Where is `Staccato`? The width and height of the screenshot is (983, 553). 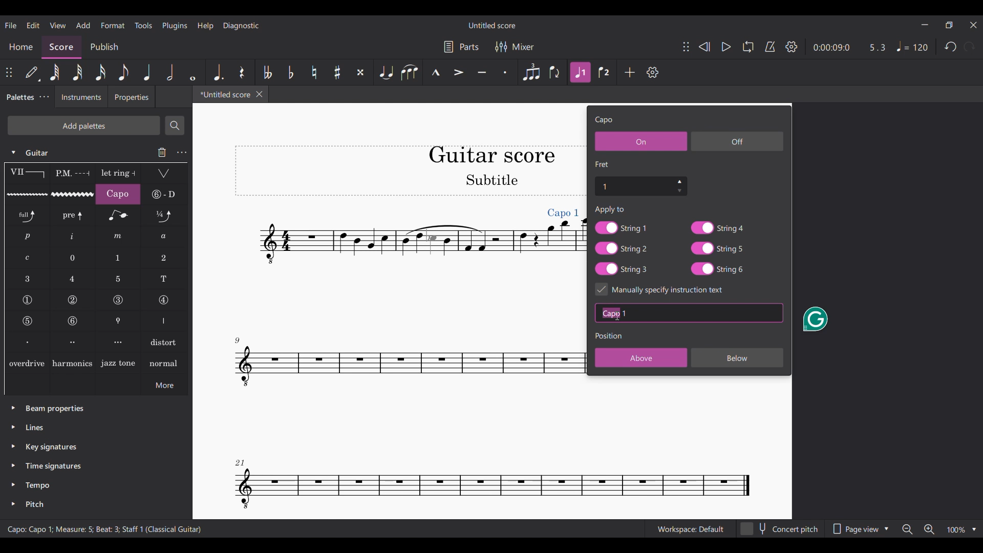 Staccato is located at coordinates (505, 72).